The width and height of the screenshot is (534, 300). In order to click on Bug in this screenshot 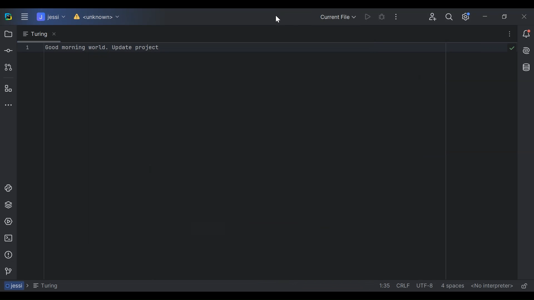, I will do `click(385, 17)`.